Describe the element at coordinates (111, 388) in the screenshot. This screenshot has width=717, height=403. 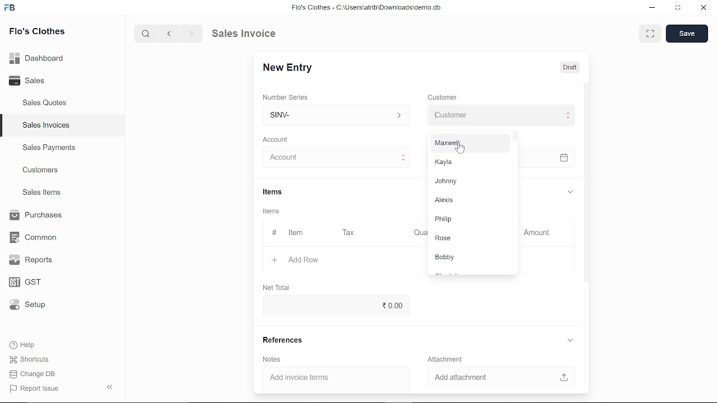
I see `collapse` at that location.